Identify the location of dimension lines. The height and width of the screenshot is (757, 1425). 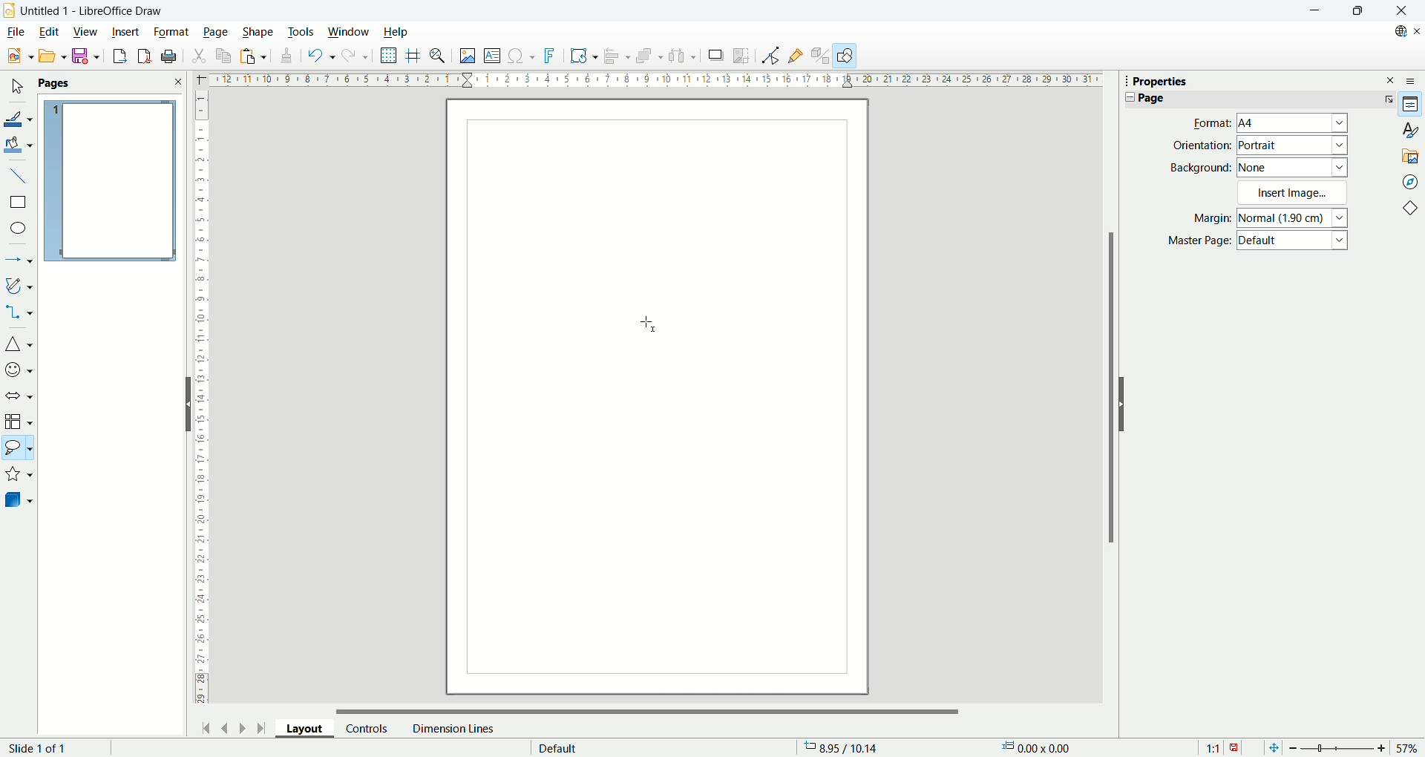
(452, 728).